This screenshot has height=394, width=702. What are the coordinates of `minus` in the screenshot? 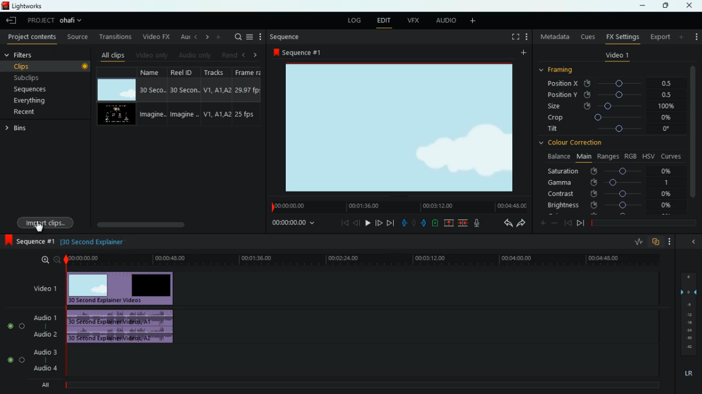 It's located at (554, 223).